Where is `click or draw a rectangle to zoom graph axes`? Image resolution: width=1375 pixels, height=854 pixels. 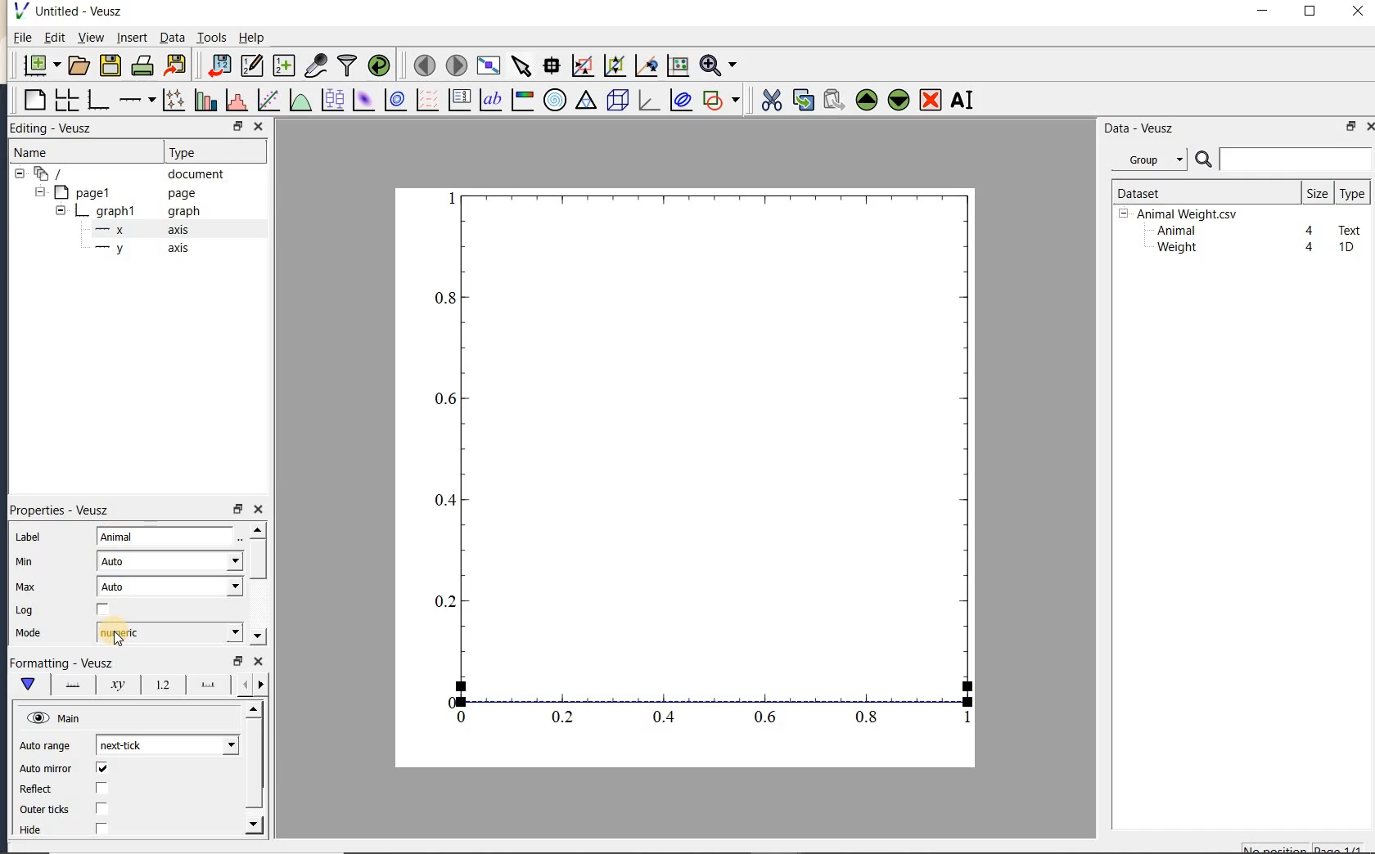 click or draw a rectangle to zoom graph axes is located at coordinates (582, 66).